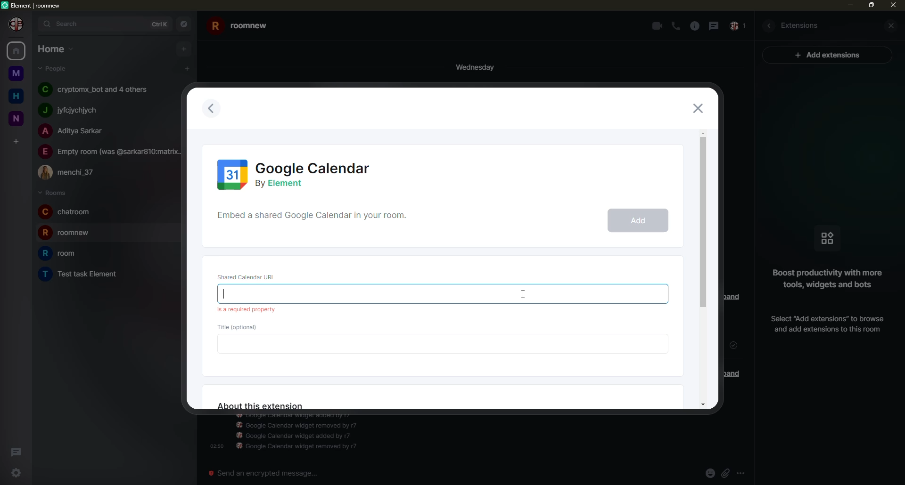 The height and width of the screenshot is (485, 905). Describe the element at coordinates (266, 294) in the screenshot. I see `type` at that location.